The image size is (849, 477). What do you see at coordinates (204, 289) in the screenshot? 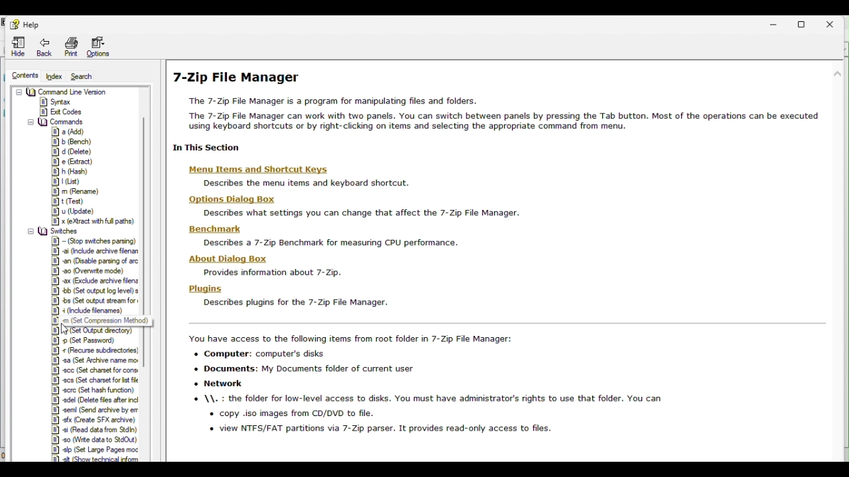
I see `plugins` at bounding box center [204, 289].